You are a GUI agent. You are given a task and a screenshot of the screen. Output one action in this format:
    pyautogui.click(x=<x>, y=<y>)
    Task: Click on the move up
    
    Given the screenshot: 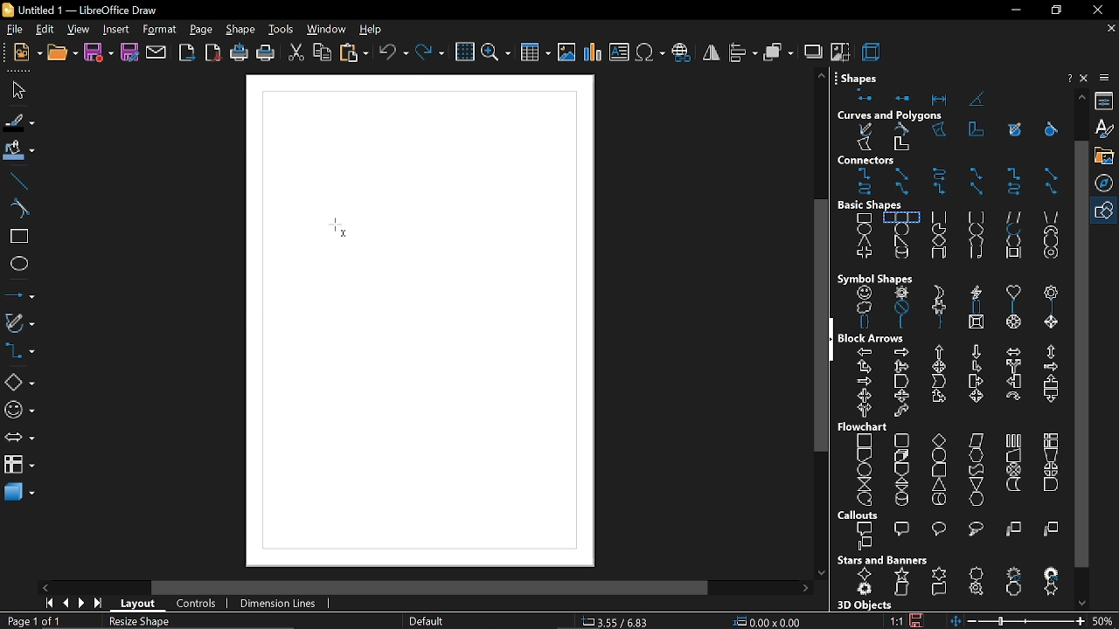 What is the action you would take?
    pyautogui.click(x=1082, y=96)
    